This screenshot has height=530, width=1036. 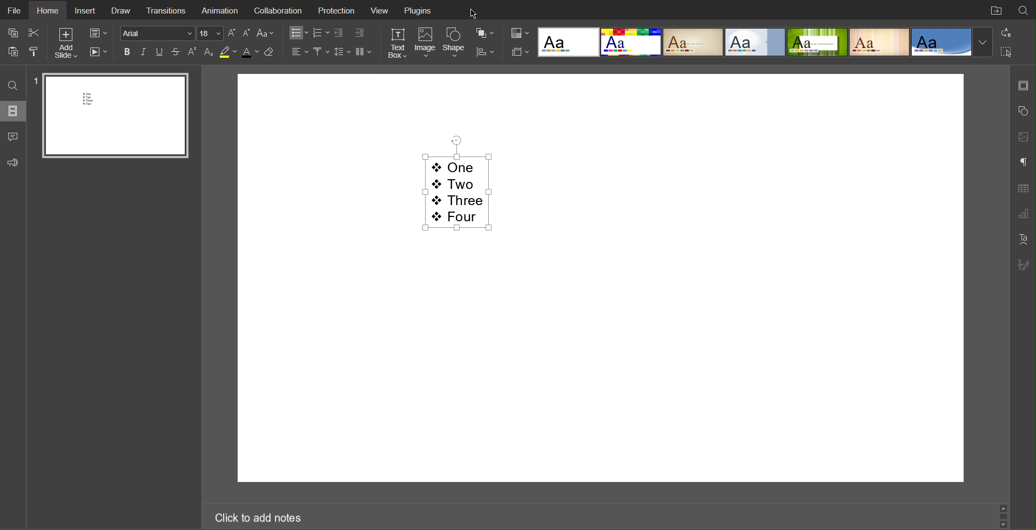 I want to click on Subscript, so click(x=209, y=52).